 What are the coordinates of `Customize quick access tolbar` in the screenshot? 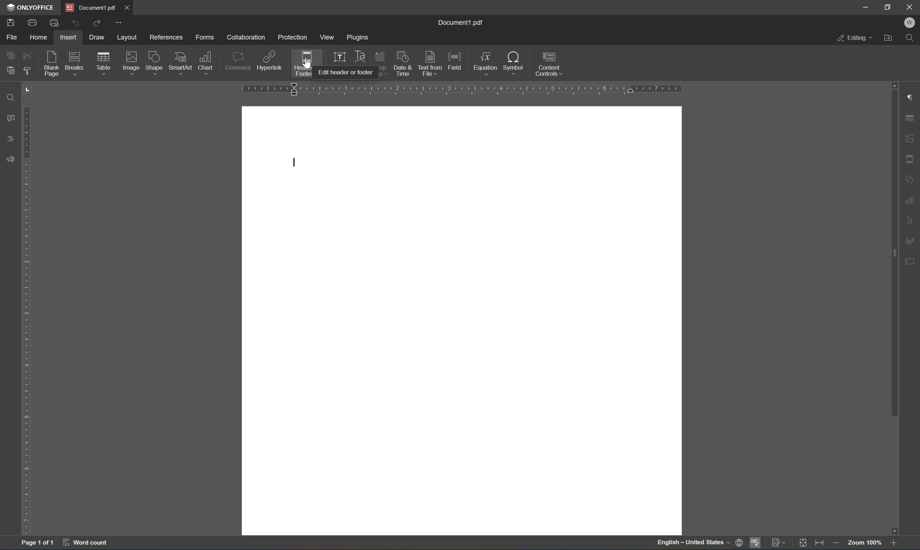 It's located at (119, 23).